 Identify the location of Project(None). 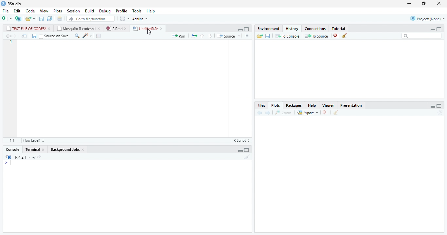
(428, 19).